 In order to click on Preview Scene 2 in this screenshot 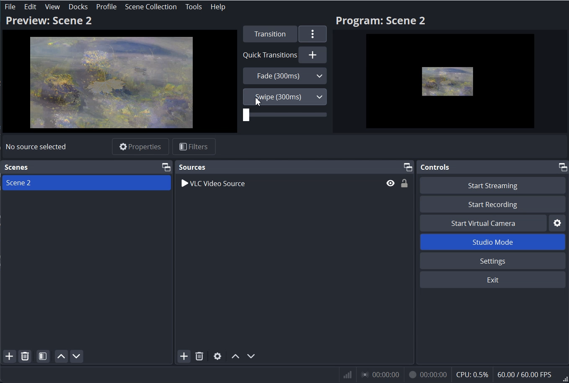, I will do `click(119, 73)`.